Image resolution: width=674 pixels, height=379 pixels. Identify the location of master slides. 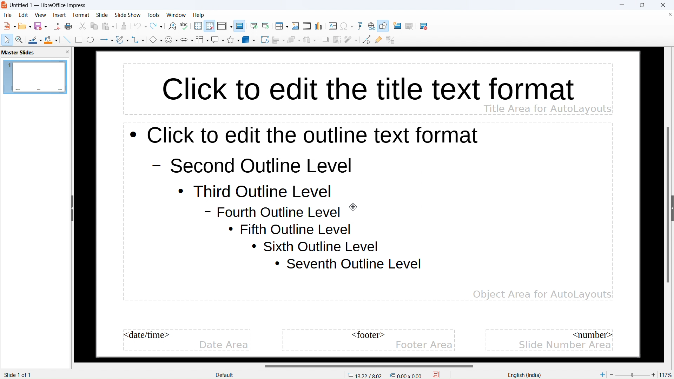
(18, 53).